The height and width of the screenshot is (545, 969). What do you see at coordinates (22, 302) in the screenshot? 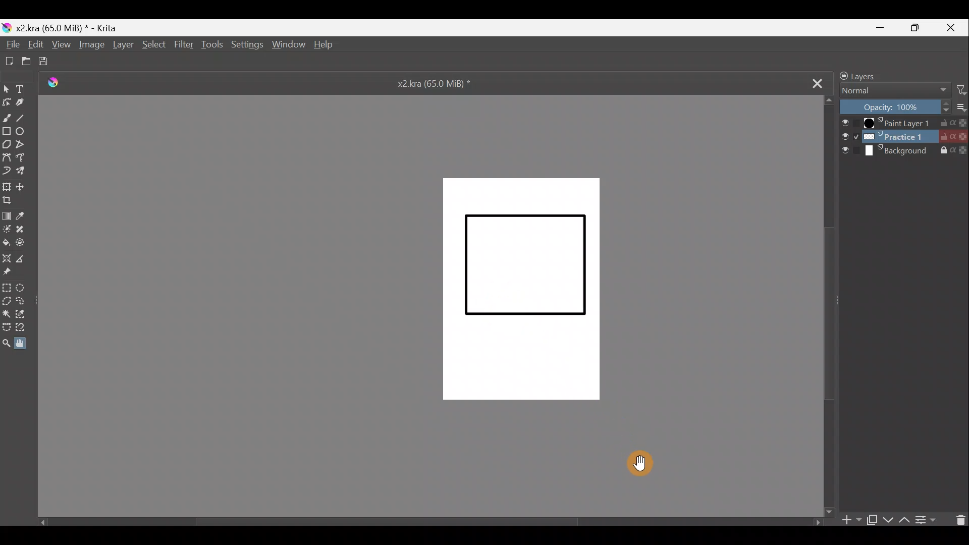
I see `Freehand selection tool` at bounding box center [22, 302].